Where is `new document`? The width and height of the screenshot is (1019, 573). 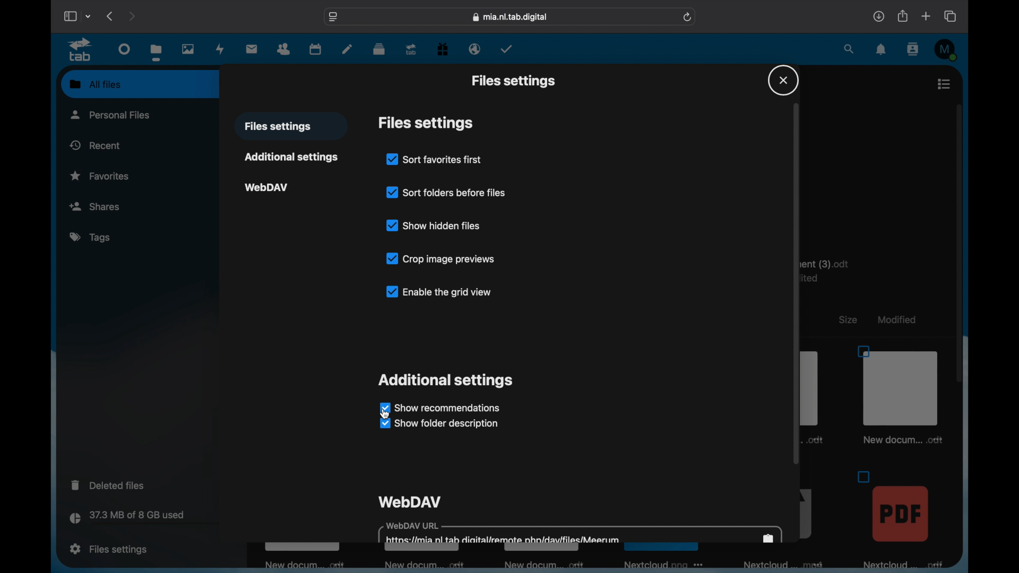
new document is located at coordinates (544, 565).